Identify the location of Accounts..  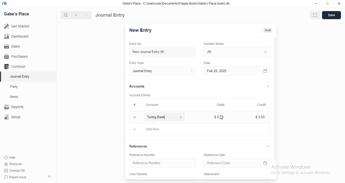
(140, 87).